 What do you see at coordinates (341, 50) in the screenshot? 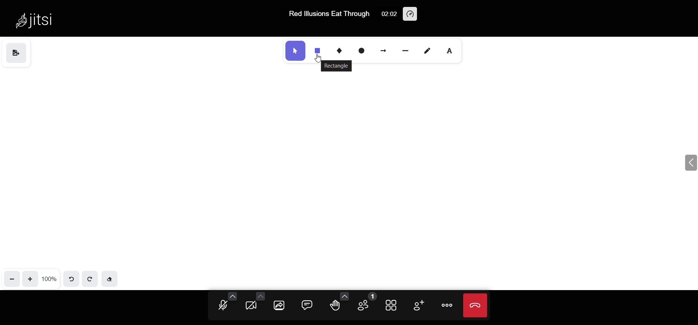
I see `diamond` at bounding box center [341, 50].